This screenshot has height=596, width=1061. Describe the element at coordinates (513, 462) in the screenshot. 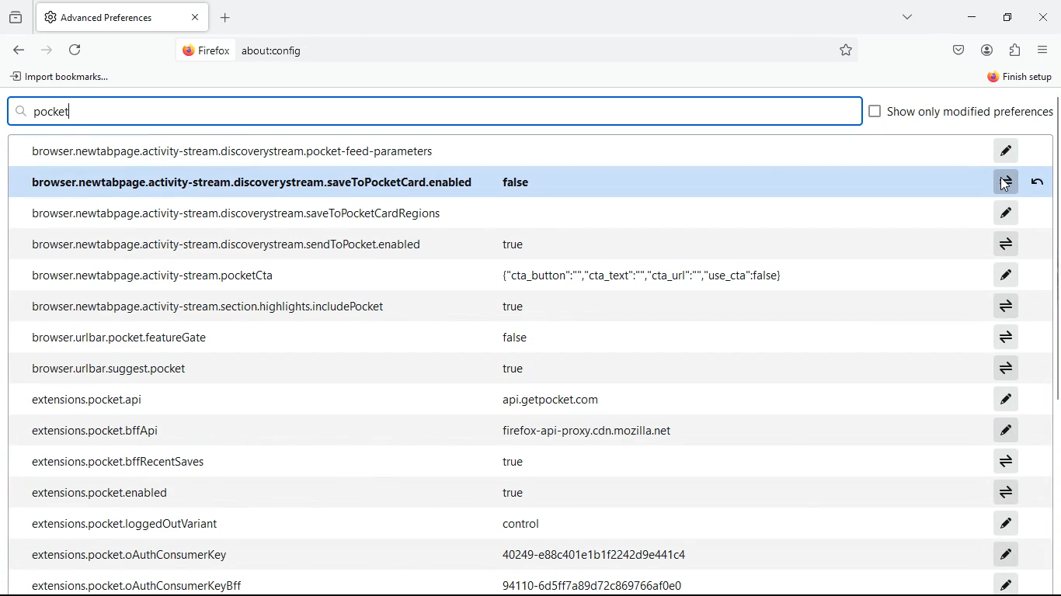

I see `true` at that location.